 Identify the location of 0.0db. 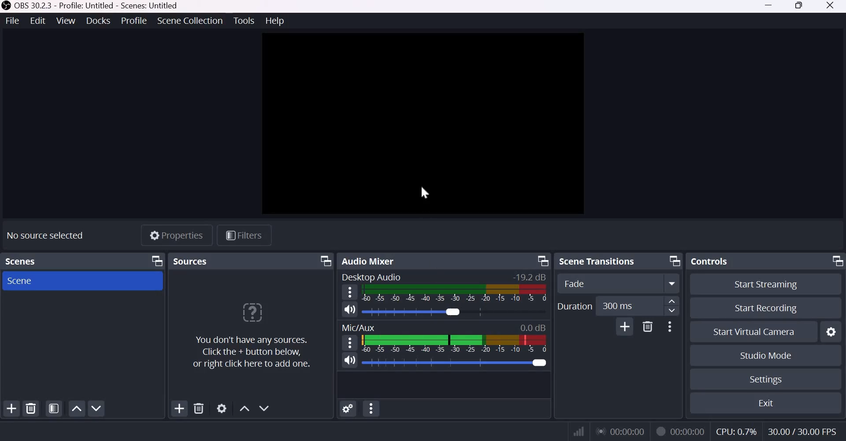
(532, 327).